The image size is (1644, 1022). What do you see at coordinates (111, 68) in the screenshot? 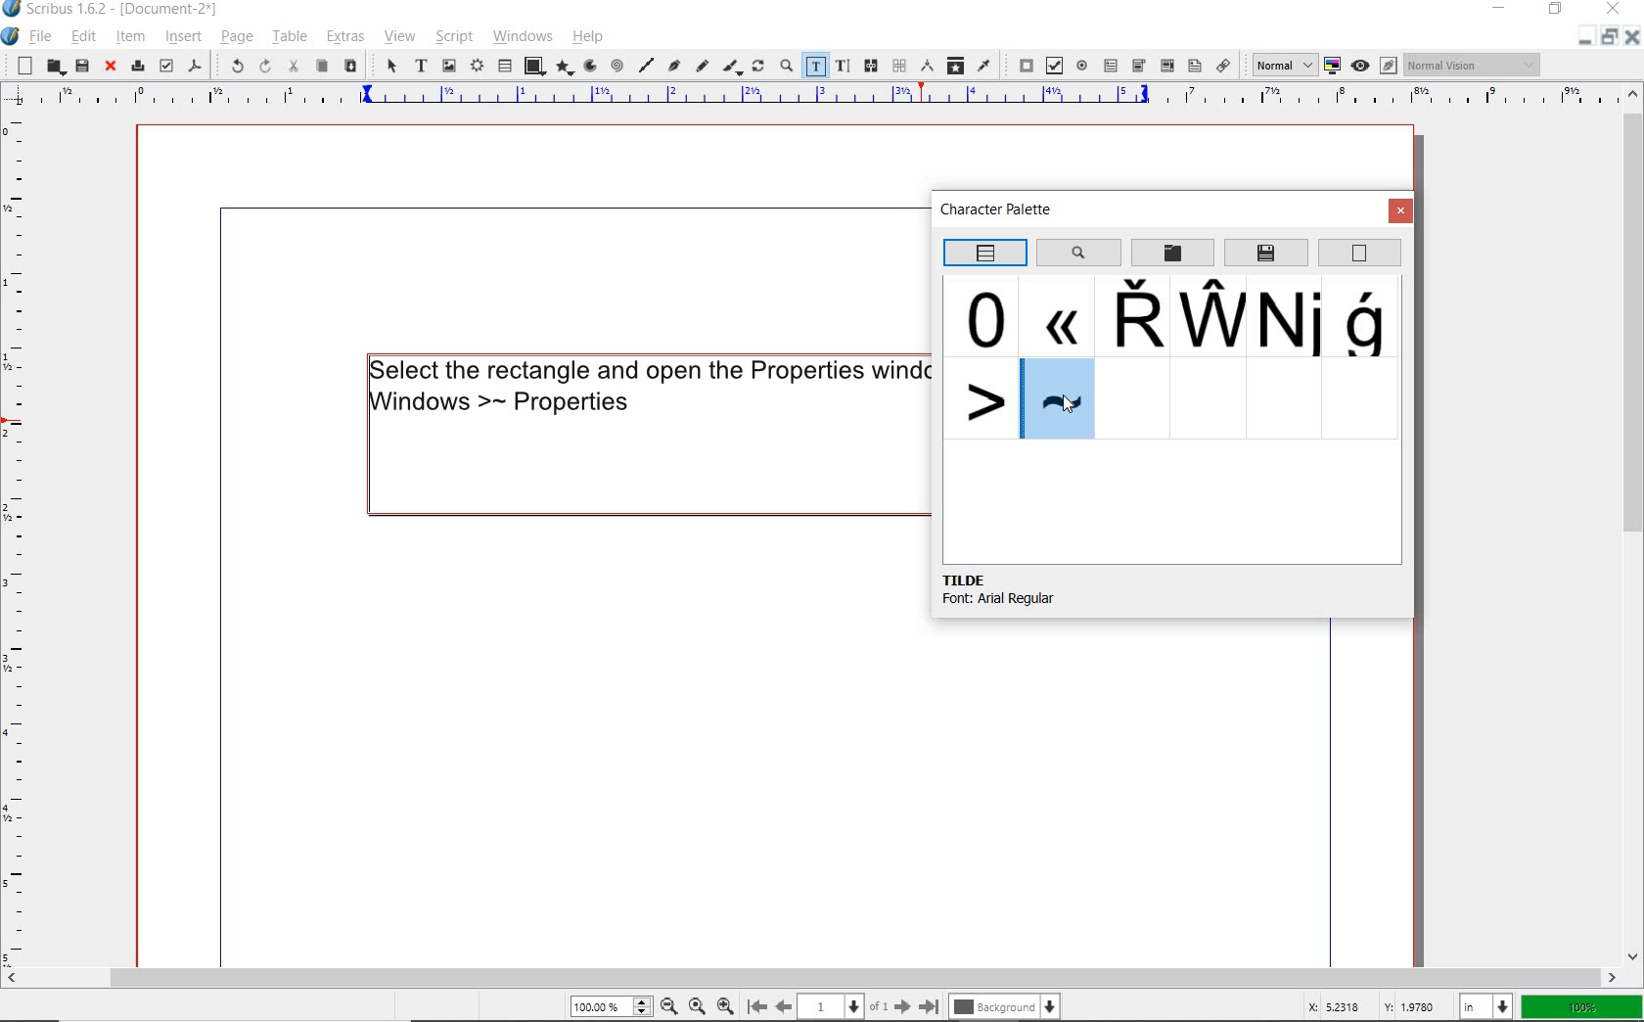
I see `close` at bounding box center [111, 68].